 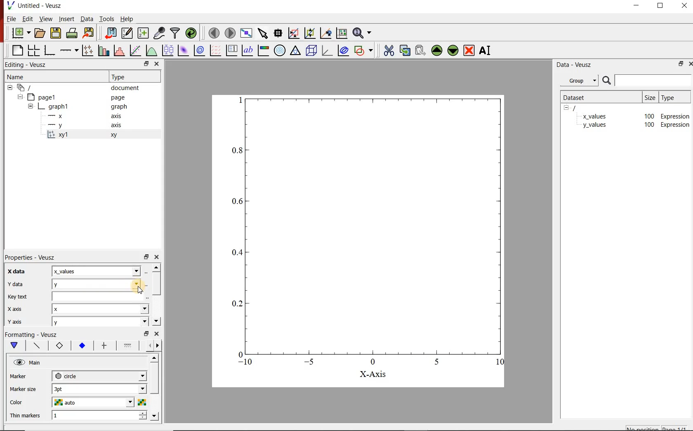 I want to click on move down, so click(x=155, y=416).